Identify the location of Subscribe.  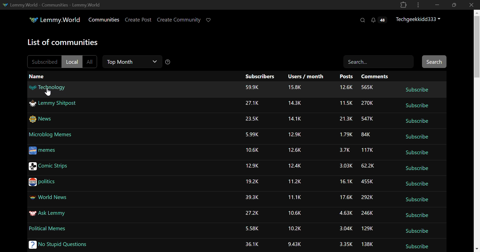
(416, 183).